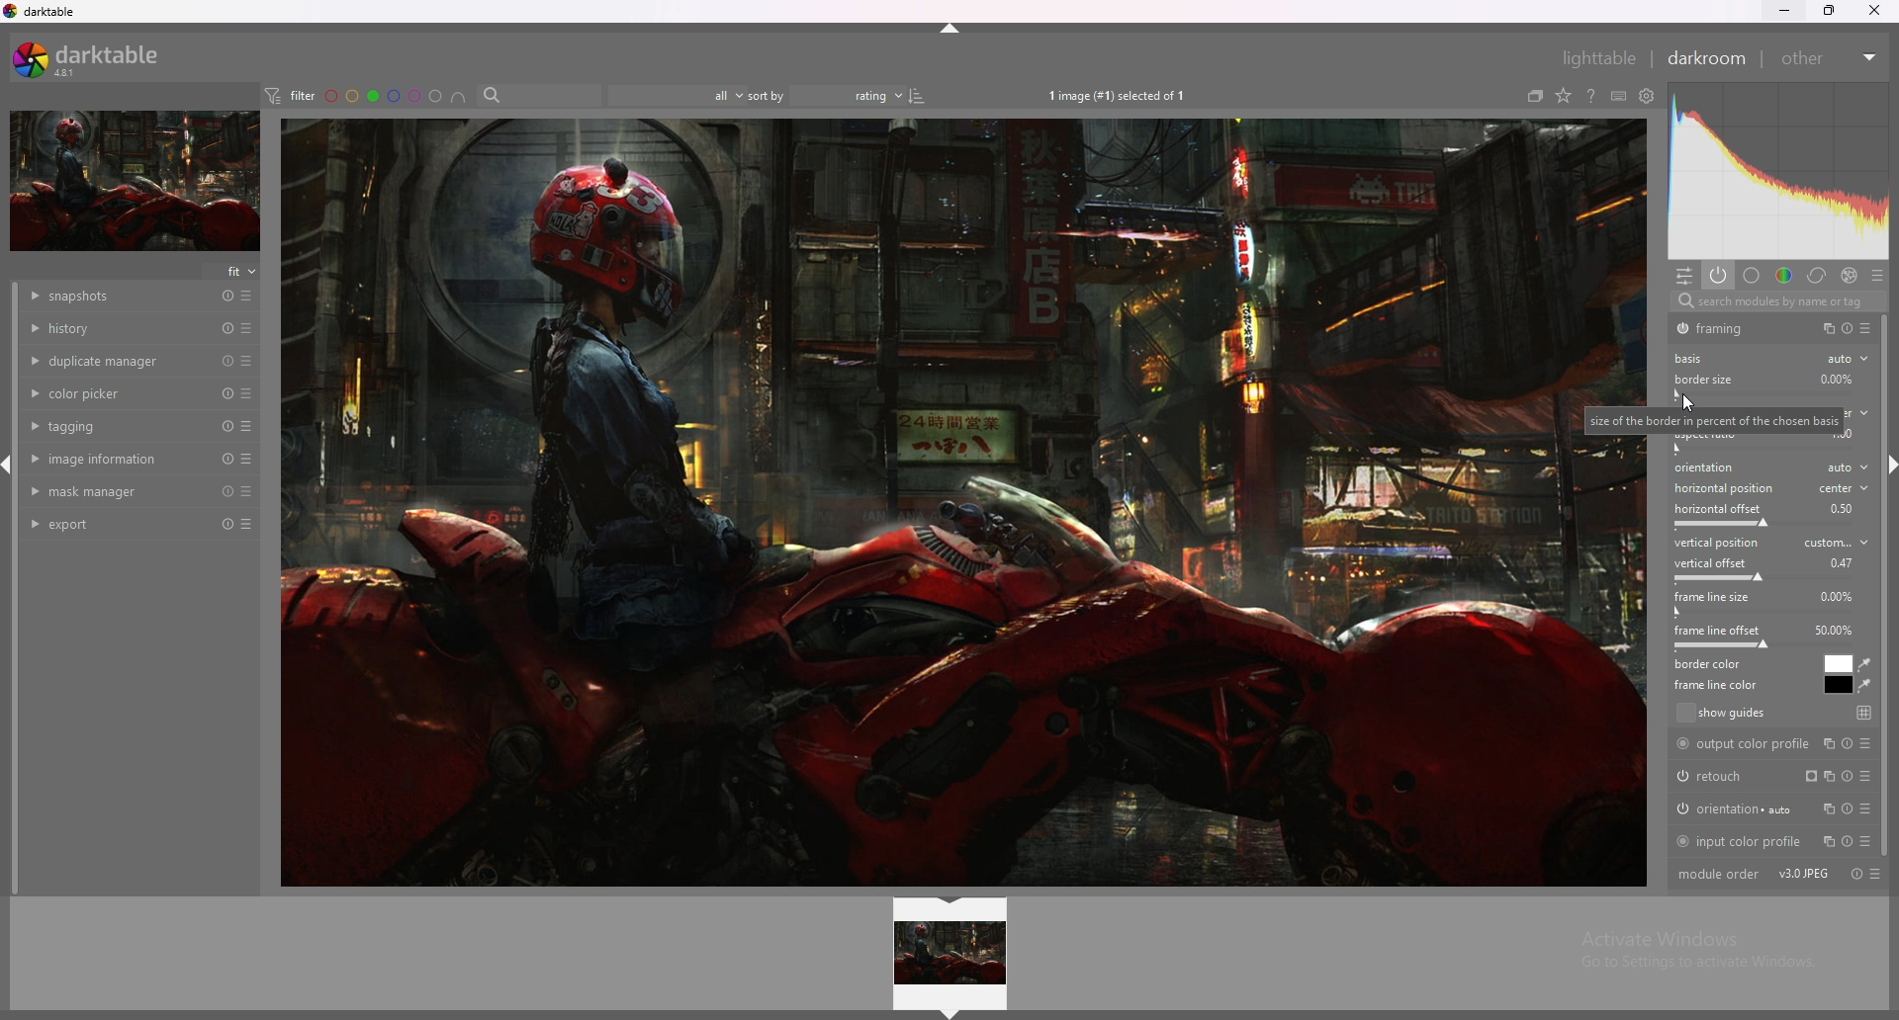 Image resolution: width=1899 pixels, height=1020 pixels. I want to click on presets, so click(247, 361).